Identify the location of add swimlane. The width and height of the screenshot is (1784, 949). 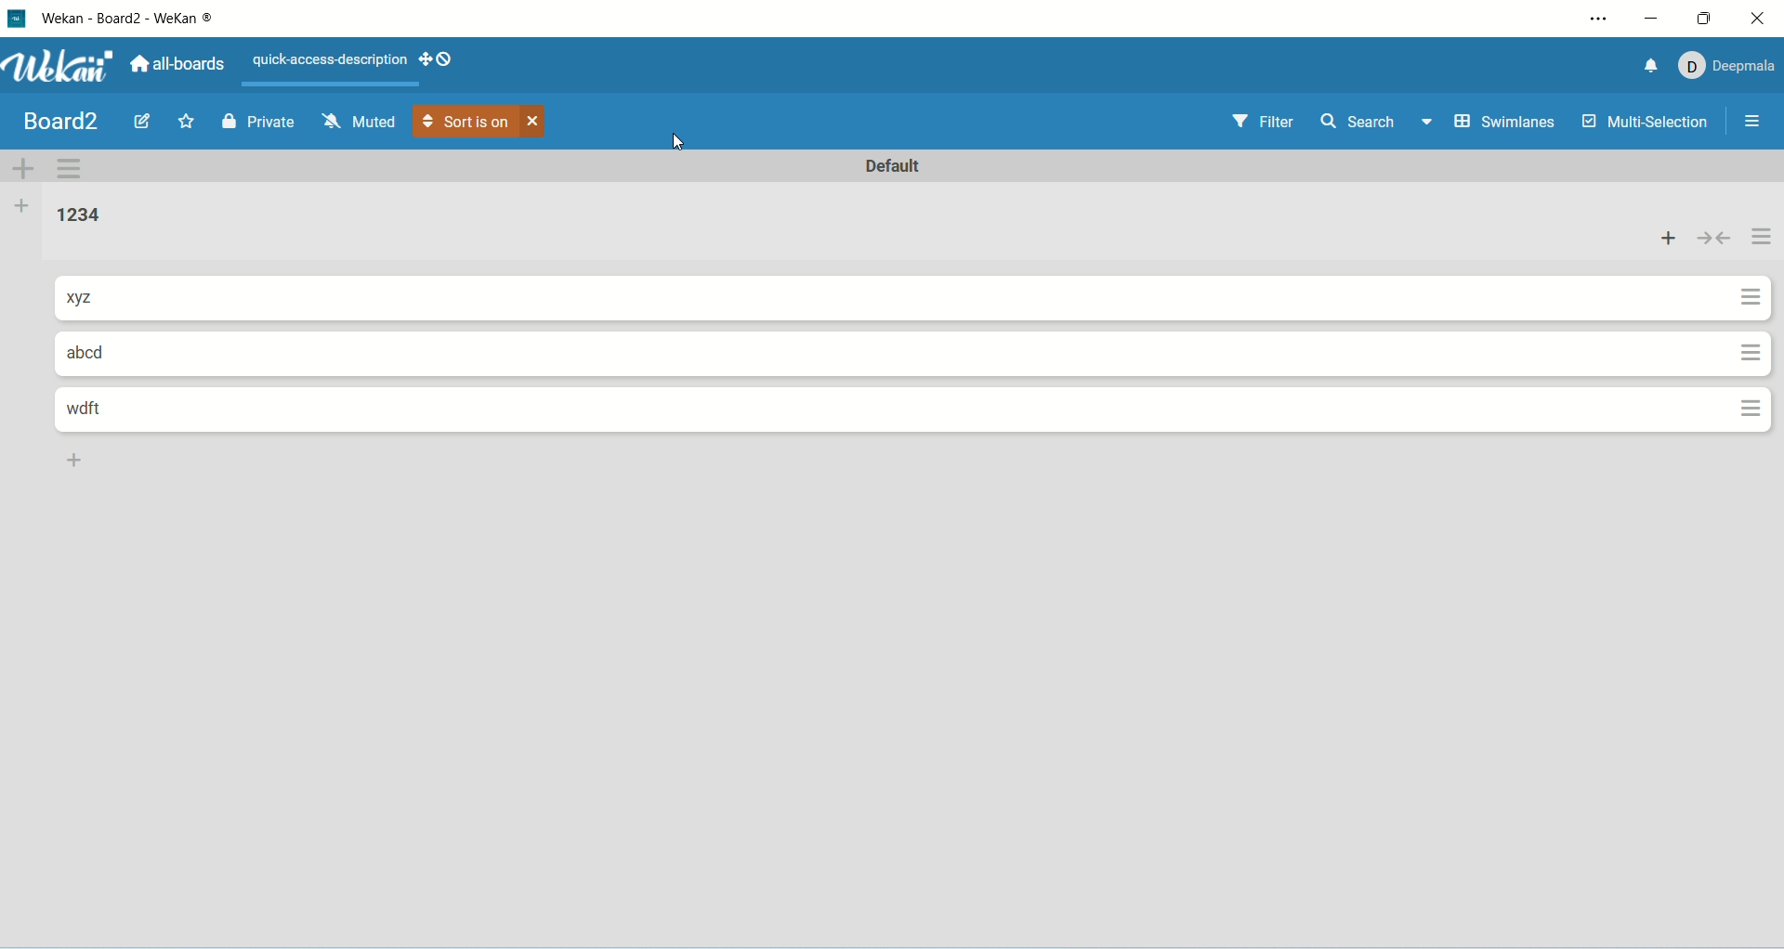
(23, 169).